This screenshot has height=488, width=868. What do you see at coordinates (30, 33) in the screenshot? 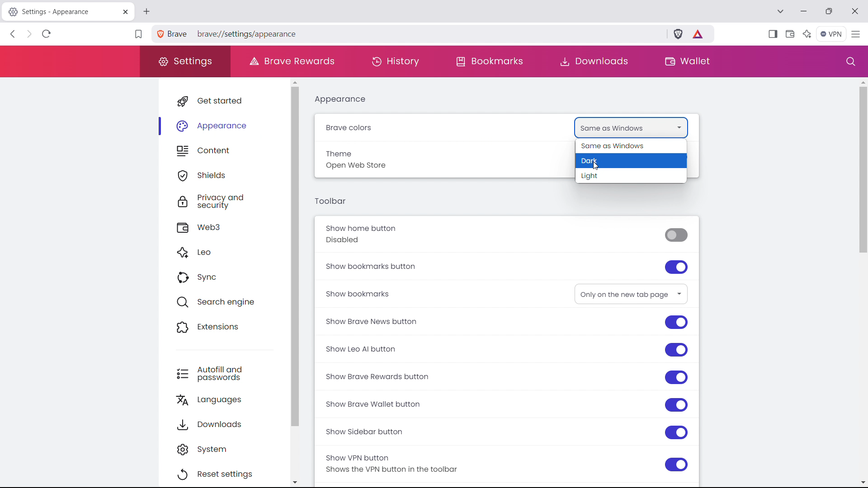
I see `click to go forward, hold to see history` at bounding box center [30, 33].